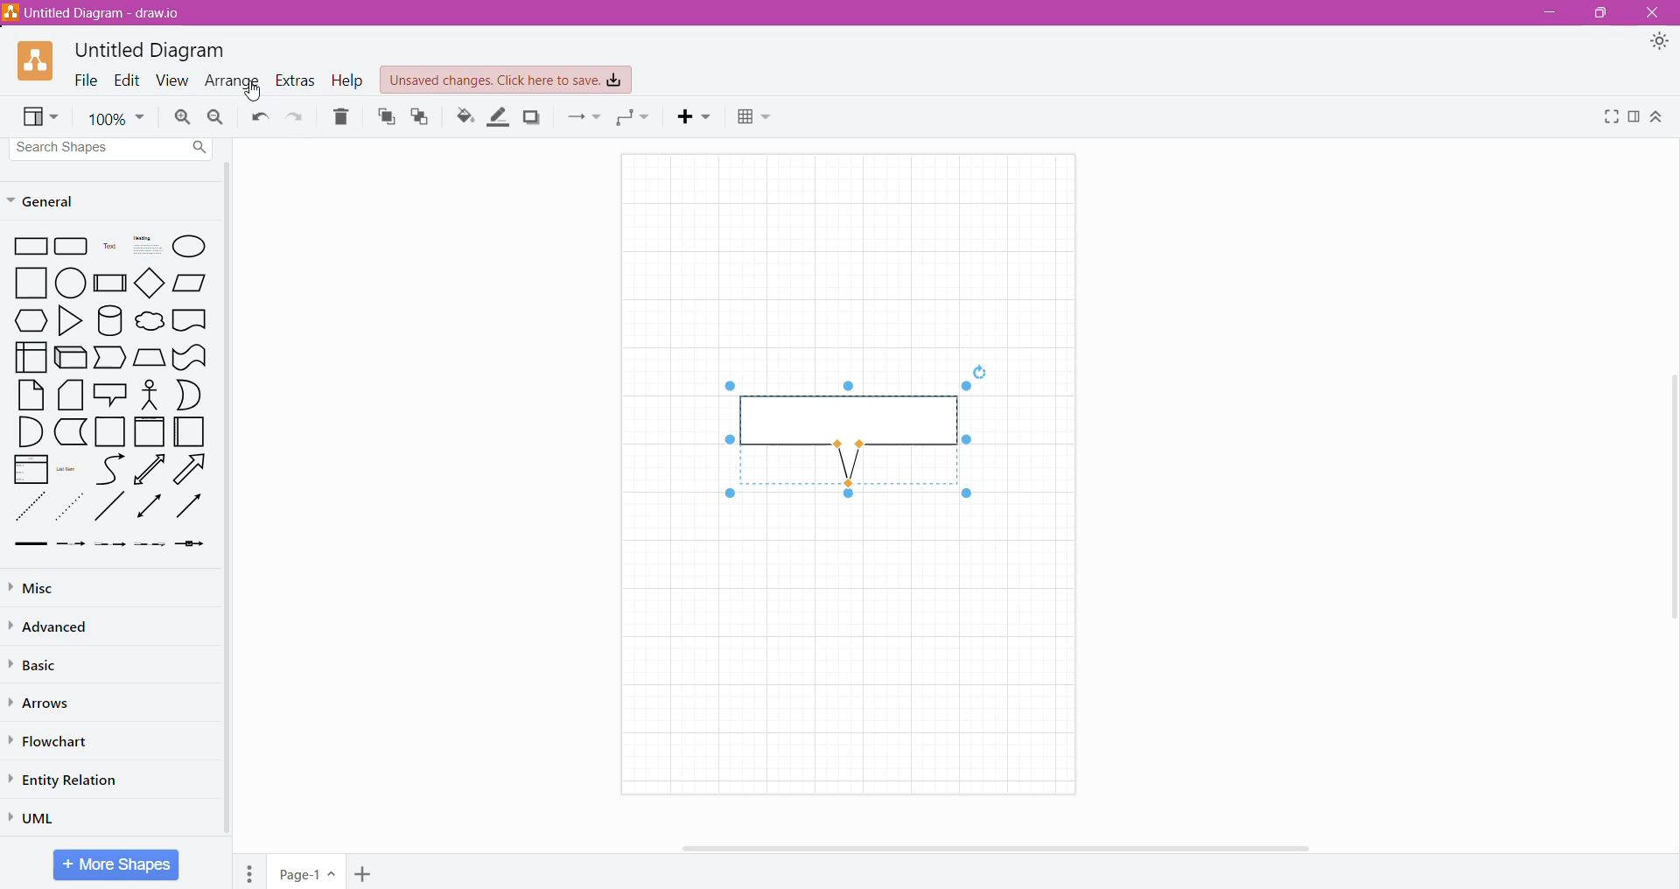  What do you see at coordinates (1657, 117) in the screenshot?
I see `Expand/Collapse` at bounding box center [1657, 117].